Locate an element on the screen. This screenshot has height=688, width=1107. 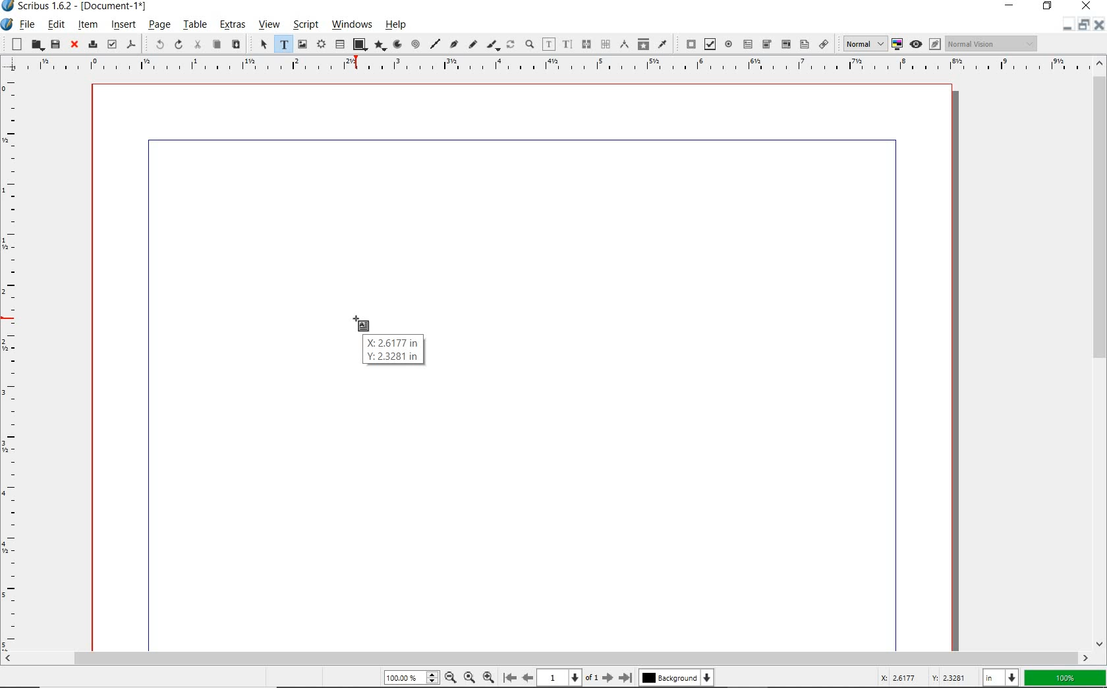
pdf radio button is located at coordinates (729, 44).